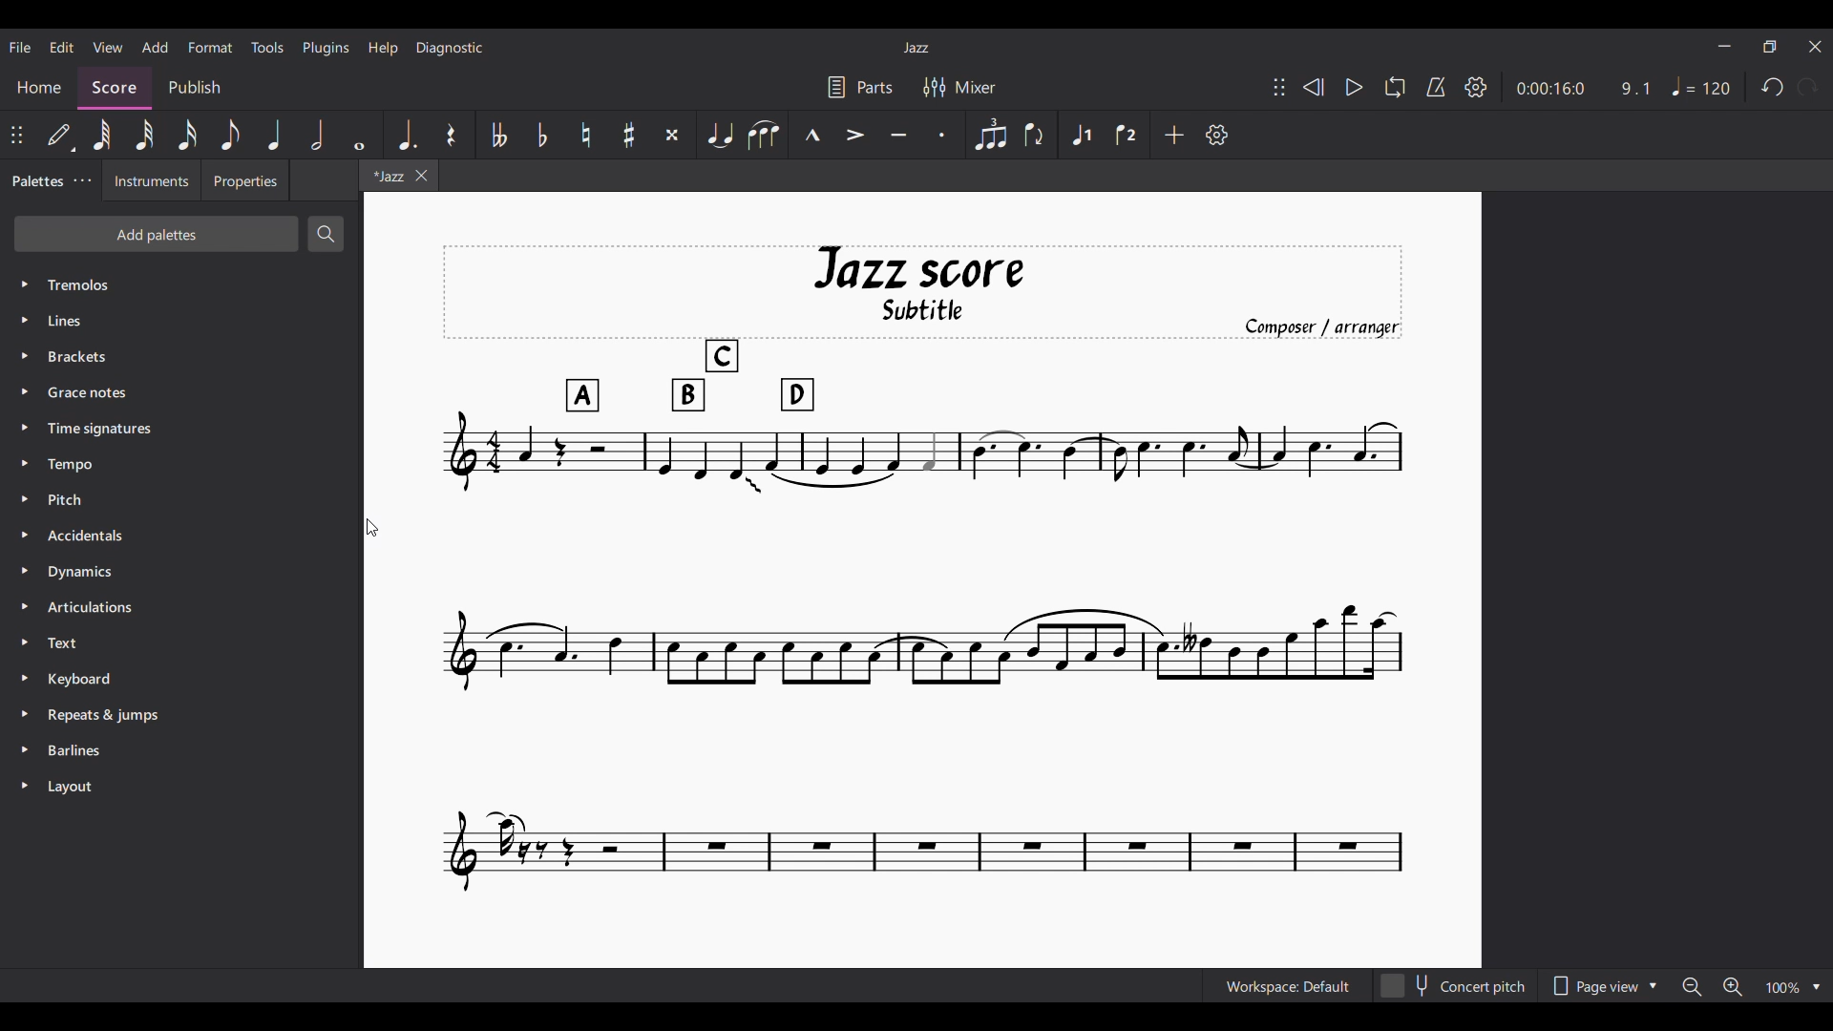 The image size is (1833, 1031). What do you see at coordinates (916, 47) in the screenshot?
I see `Jazz` at bounding box center [916, 47].